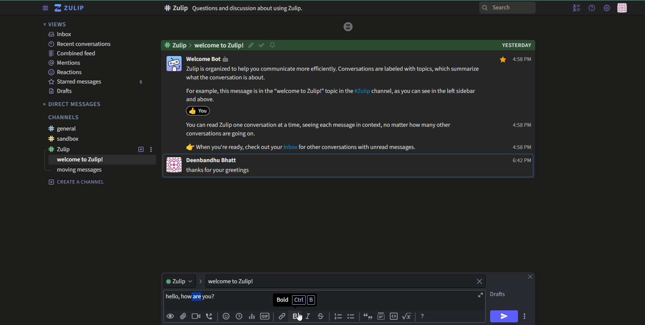  What do you see at coordinates (480, 295) in the screenshot?
I see `open` at bounding box center [480, 295].